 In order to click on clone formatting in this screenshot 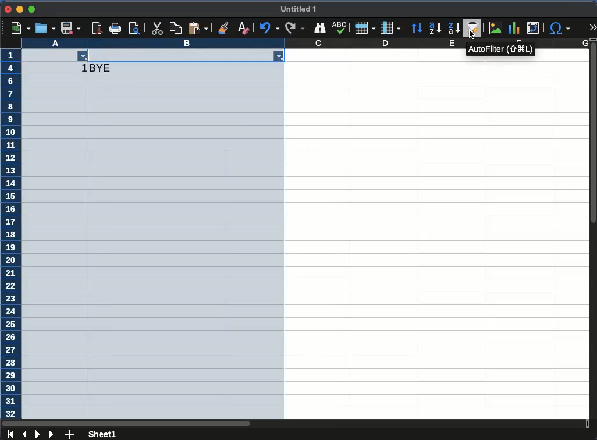, I will do `click(224, 27)`.